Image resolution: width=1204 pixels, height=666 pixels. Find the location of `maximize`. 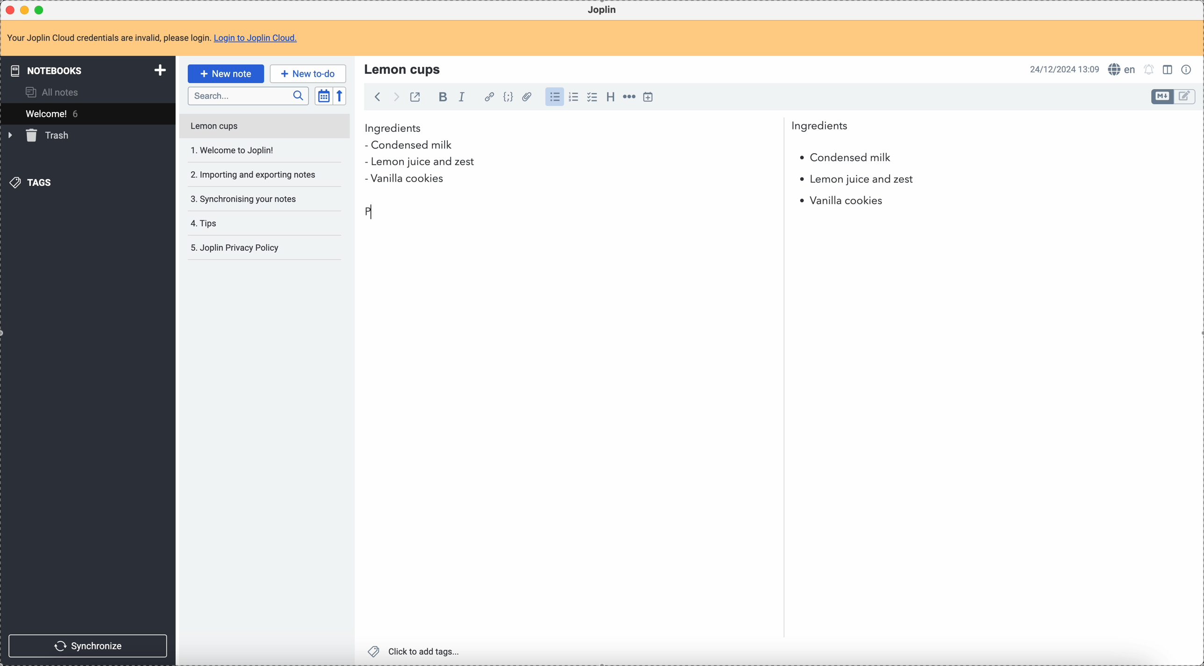

maximize is located at coordinates (42, 9).